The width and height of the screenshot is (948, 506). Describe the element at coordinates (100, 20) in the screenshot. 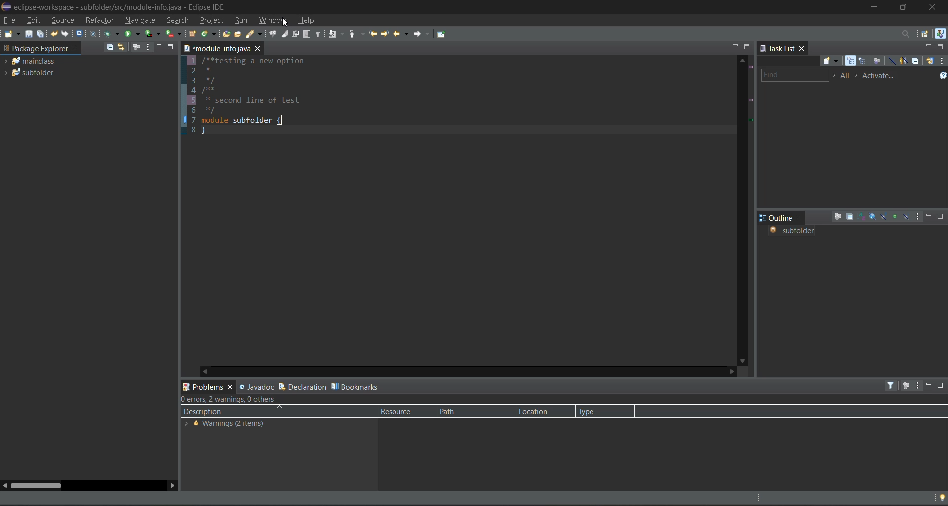

I see `refractor` at that location.